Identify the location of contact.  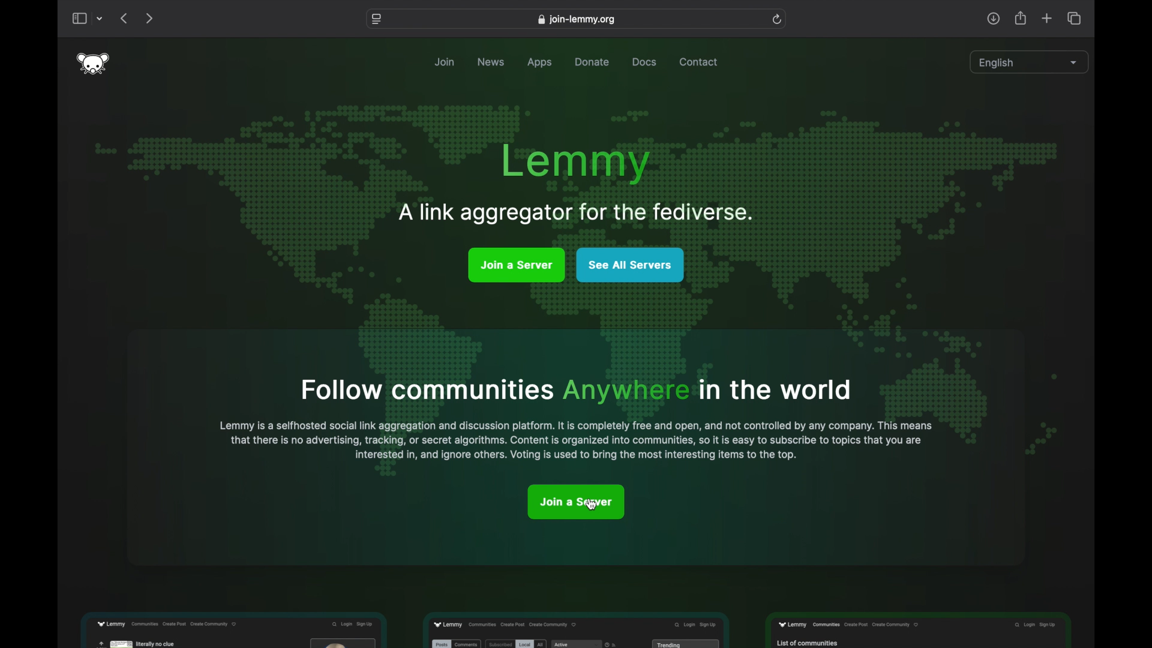
(698, 62).